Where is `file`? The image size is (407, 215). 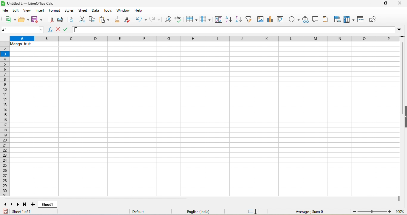
file is located at coordinates (6, 10).